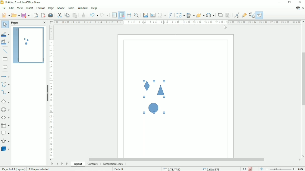 The image size is (305, 171). Describe the element at coordinates (244, 169) in the screenshot. I see `Scaling factor` at that location.